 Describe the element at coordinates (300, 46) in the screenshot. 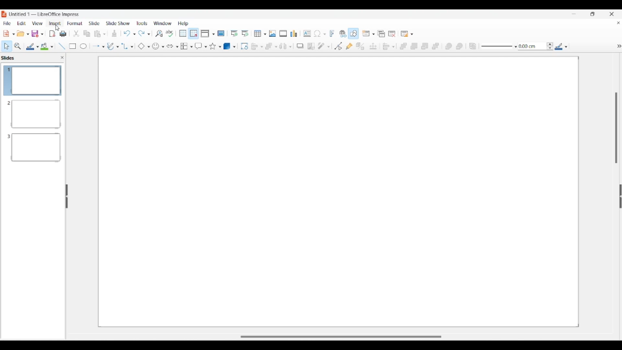

I see `Shadow` at that location.